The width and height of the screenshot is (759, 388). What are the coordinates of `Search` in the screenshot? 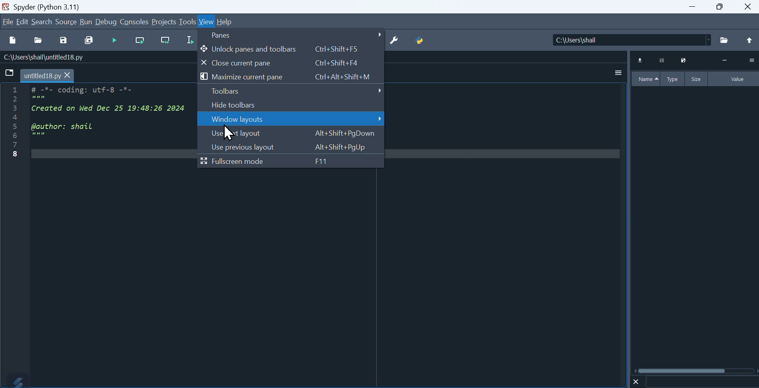 It's located at (42, 22).